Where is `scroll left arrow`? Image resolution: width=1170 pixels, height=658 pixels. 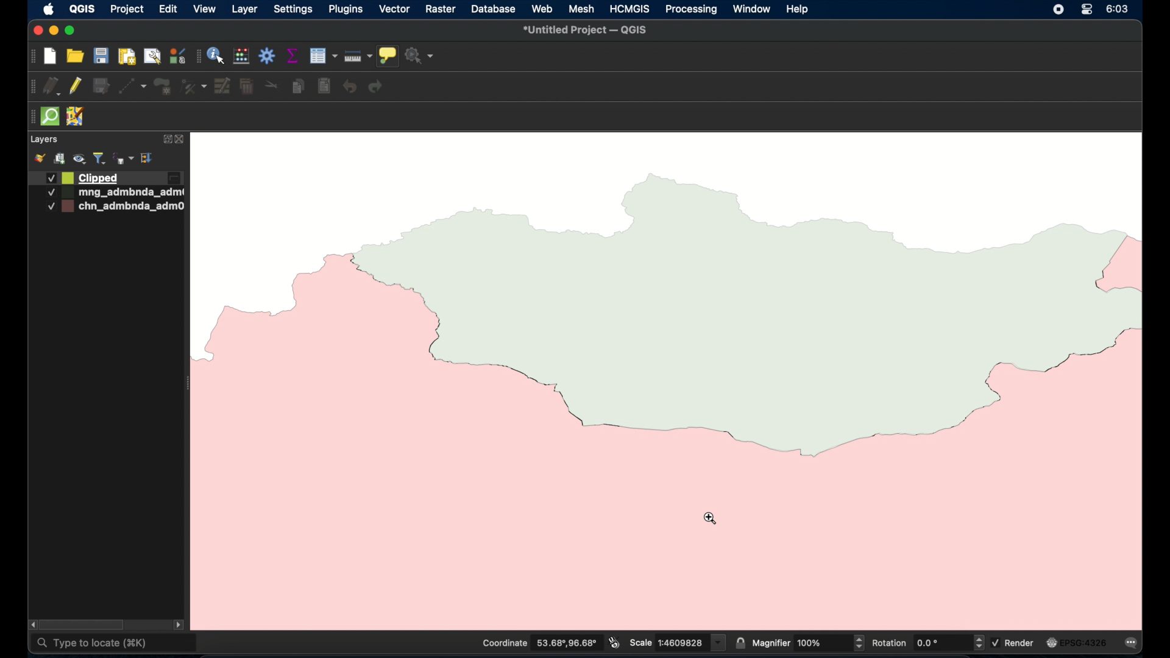
scroll left arrow is located at coordinates (30, 624).